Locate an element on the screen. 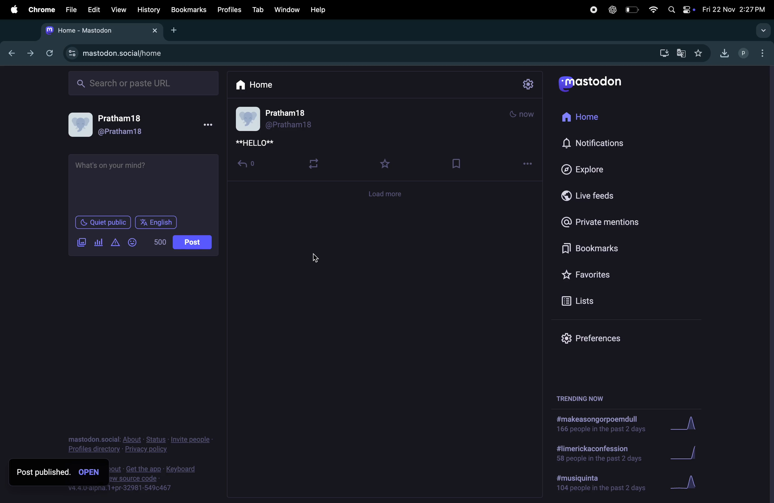 Image resolution: width=774 pixels, height=503 pixels. graph is located at coordinates (691, 424).